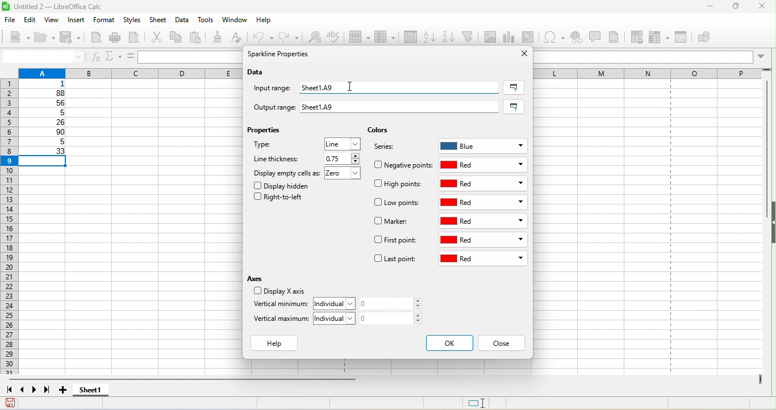 Image resolution: width=776 pixels, height=410 pixels. I want to click on 26, so click(45, 123).